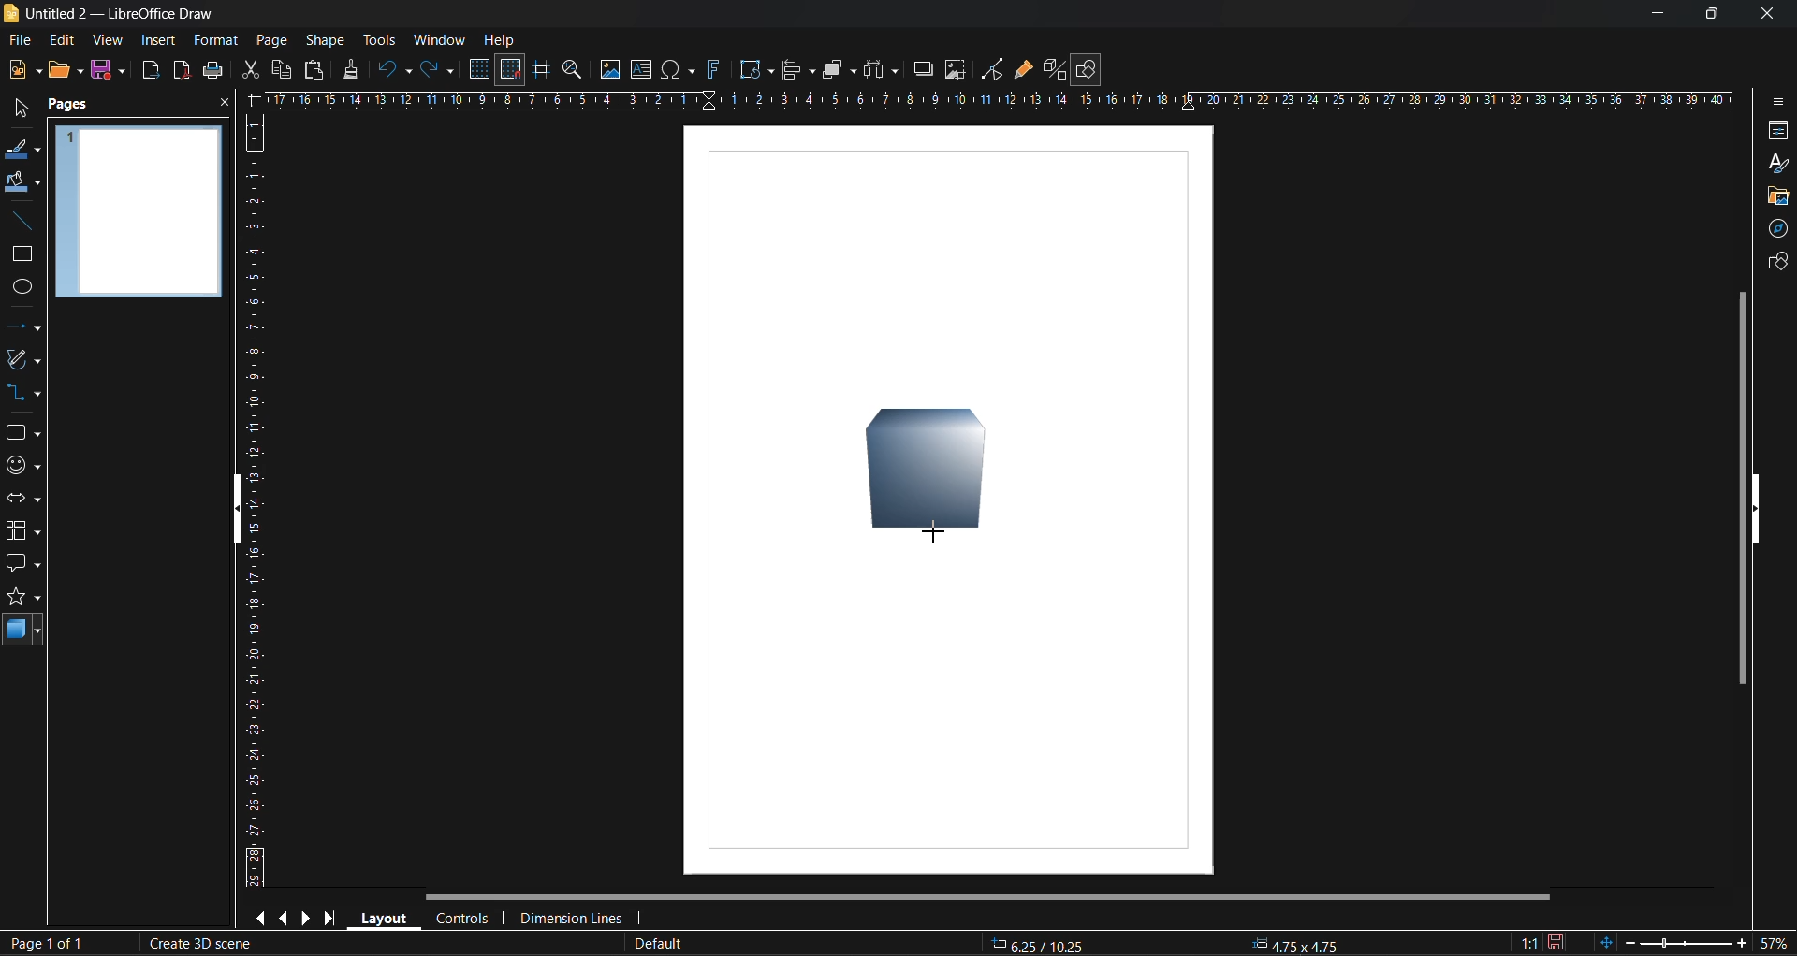 The image size is (1797, 956). What do you see at coordinates (379, 39) in the screenshot?
I see `tools` at bounding box center [379, 39].